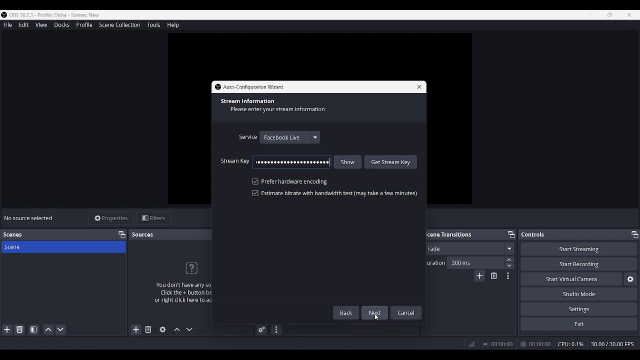 This screenshot has width=640, height=360. What do you see at coordinates (434, 263) in the screenshot?
I see `Indicates duration` at bounding box center [434, 263].